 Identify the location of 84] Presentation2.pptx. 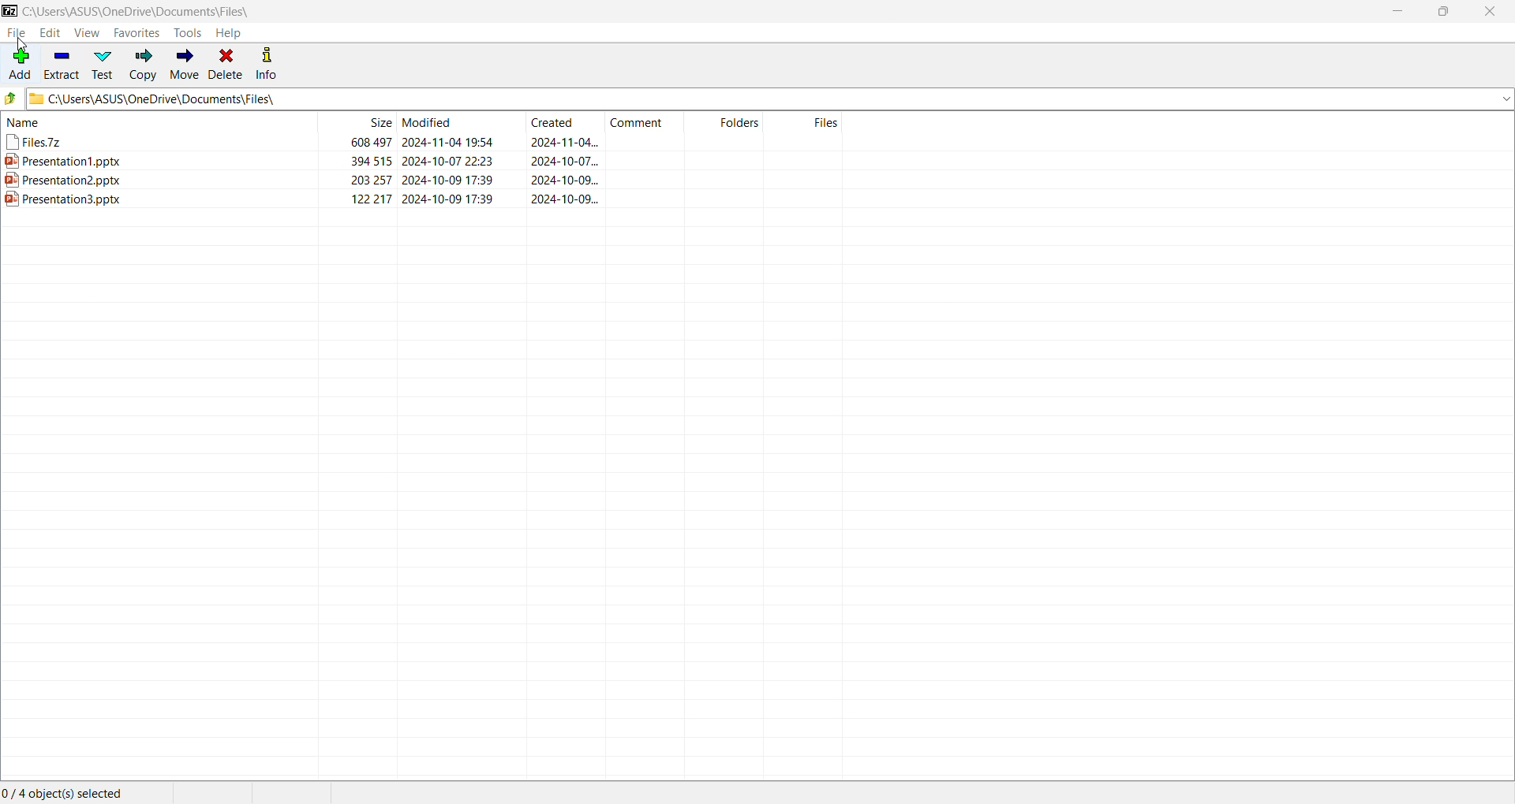
(64, 182).